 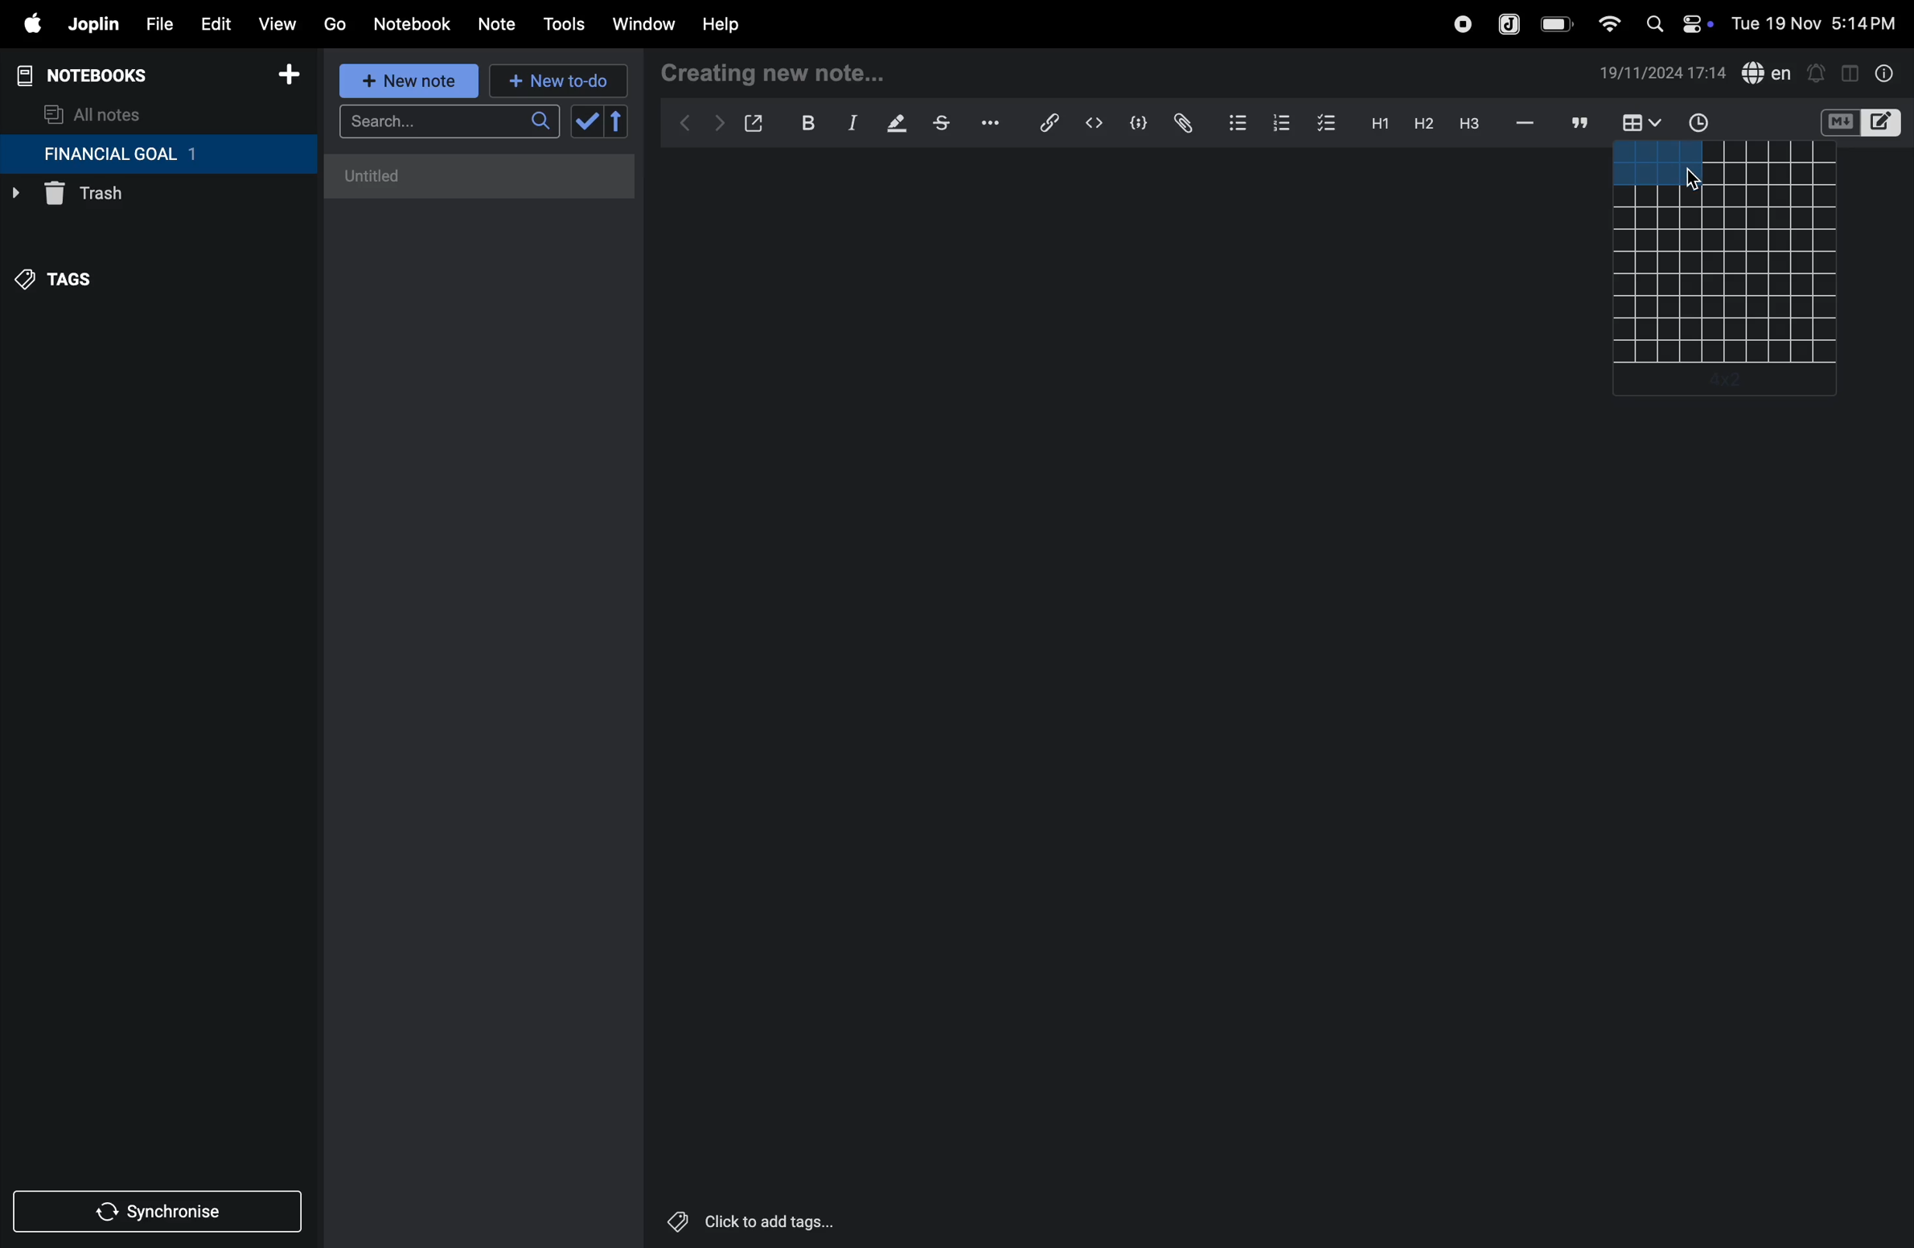 What do you see at coordinates (97, 76) in the screenshot?
I see `notebooks` at bounding box center [97, 76].